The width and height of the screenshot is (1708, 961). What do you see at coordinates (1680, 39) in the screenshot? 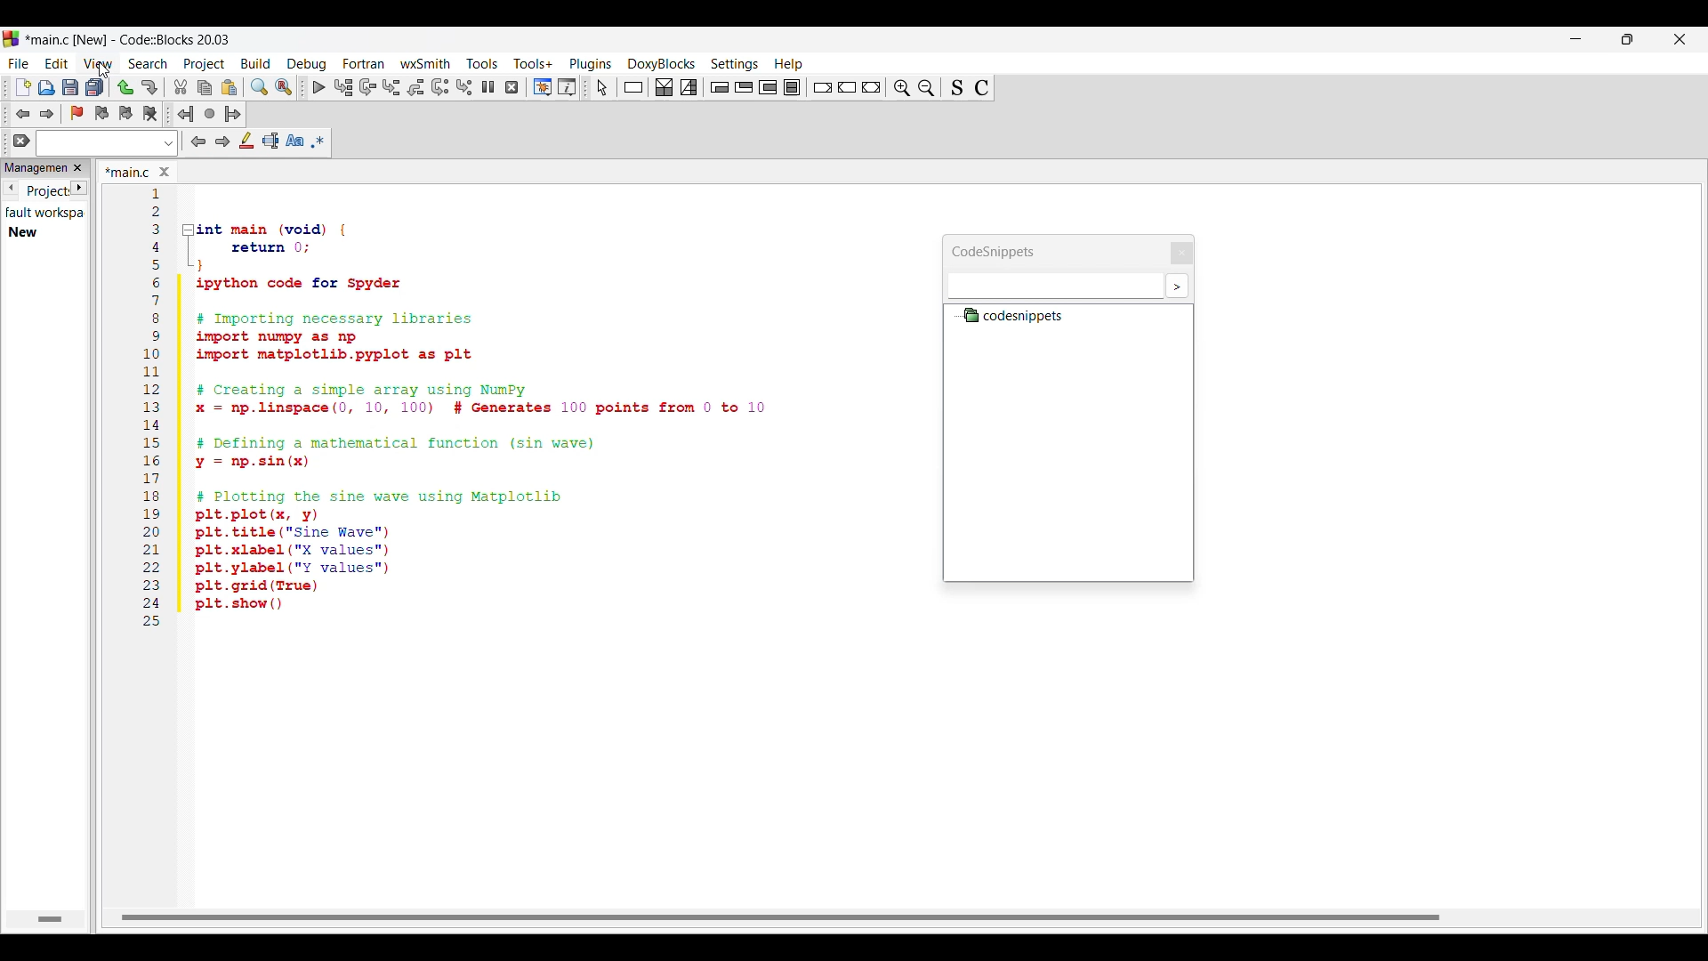
I see `Close interface` at bounding box center [1680, 39].